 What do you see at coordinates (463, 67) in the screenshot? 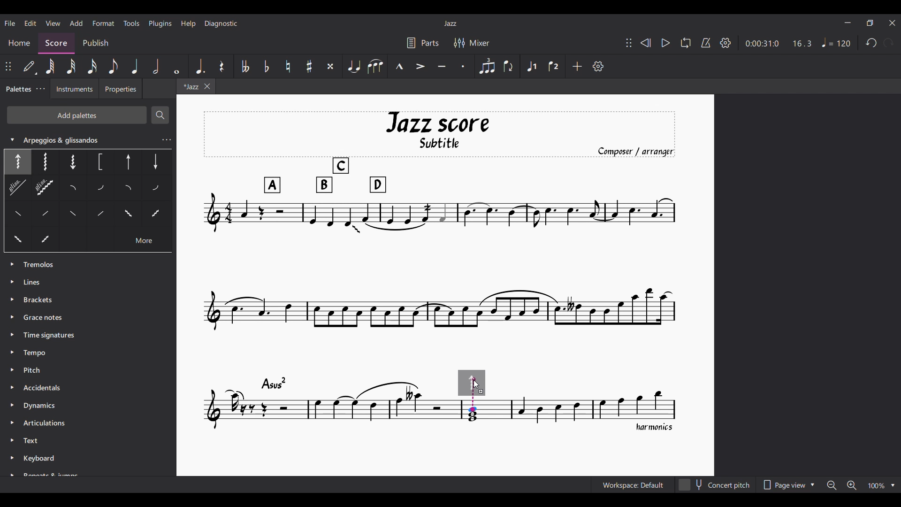
I see `Staccato` at bounding box center [463, 67].